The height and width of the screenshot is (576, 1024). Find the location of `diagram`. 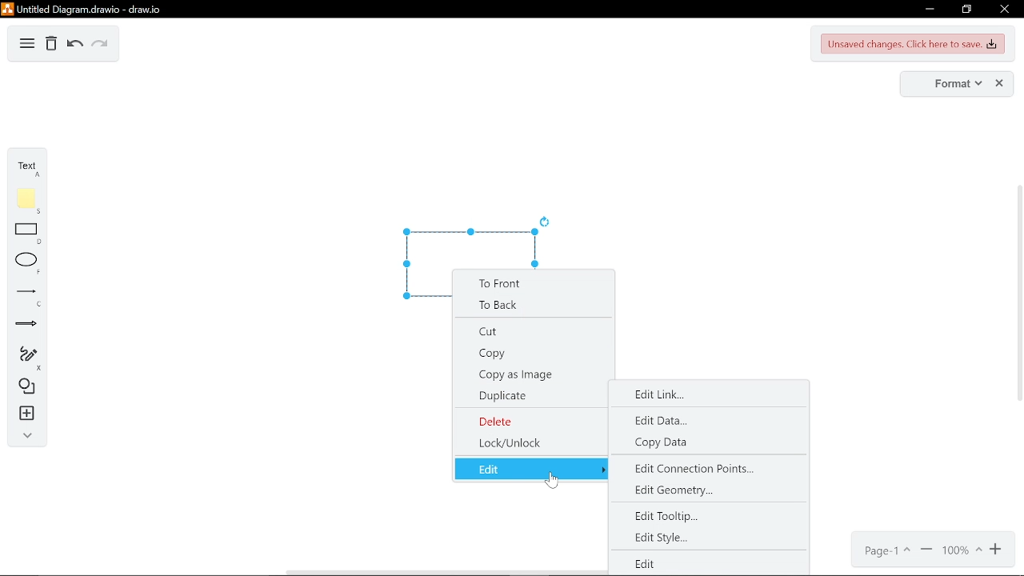

diagram is located at coordinates (27, 45).